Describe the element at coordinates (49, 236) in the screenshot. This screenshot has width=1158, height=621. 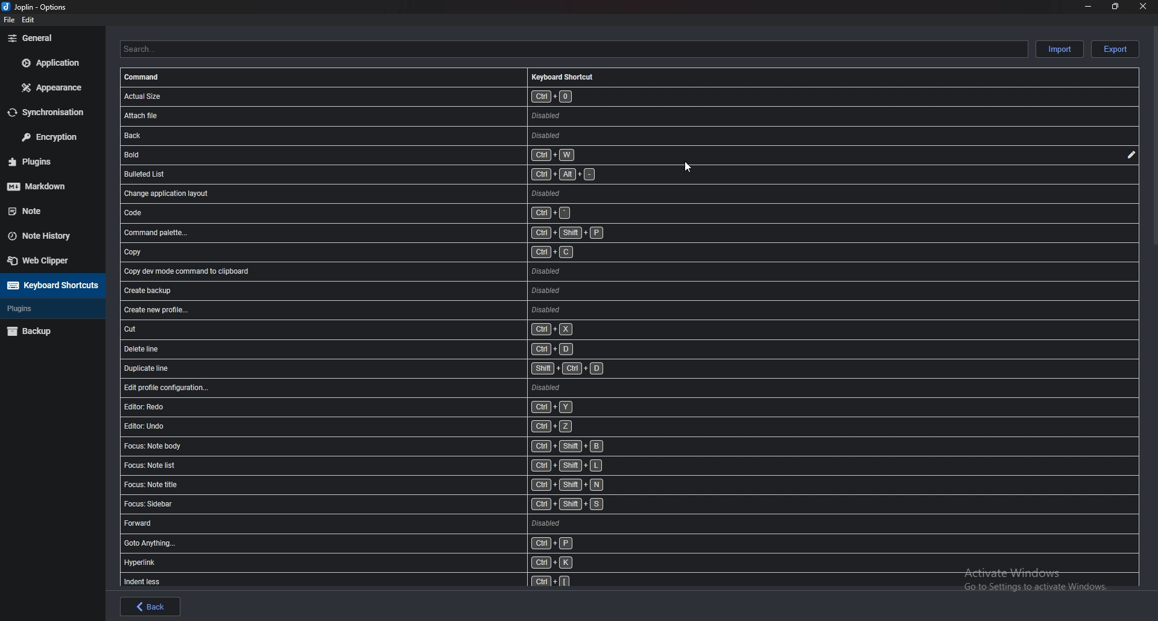
I see `Note history` at that location.